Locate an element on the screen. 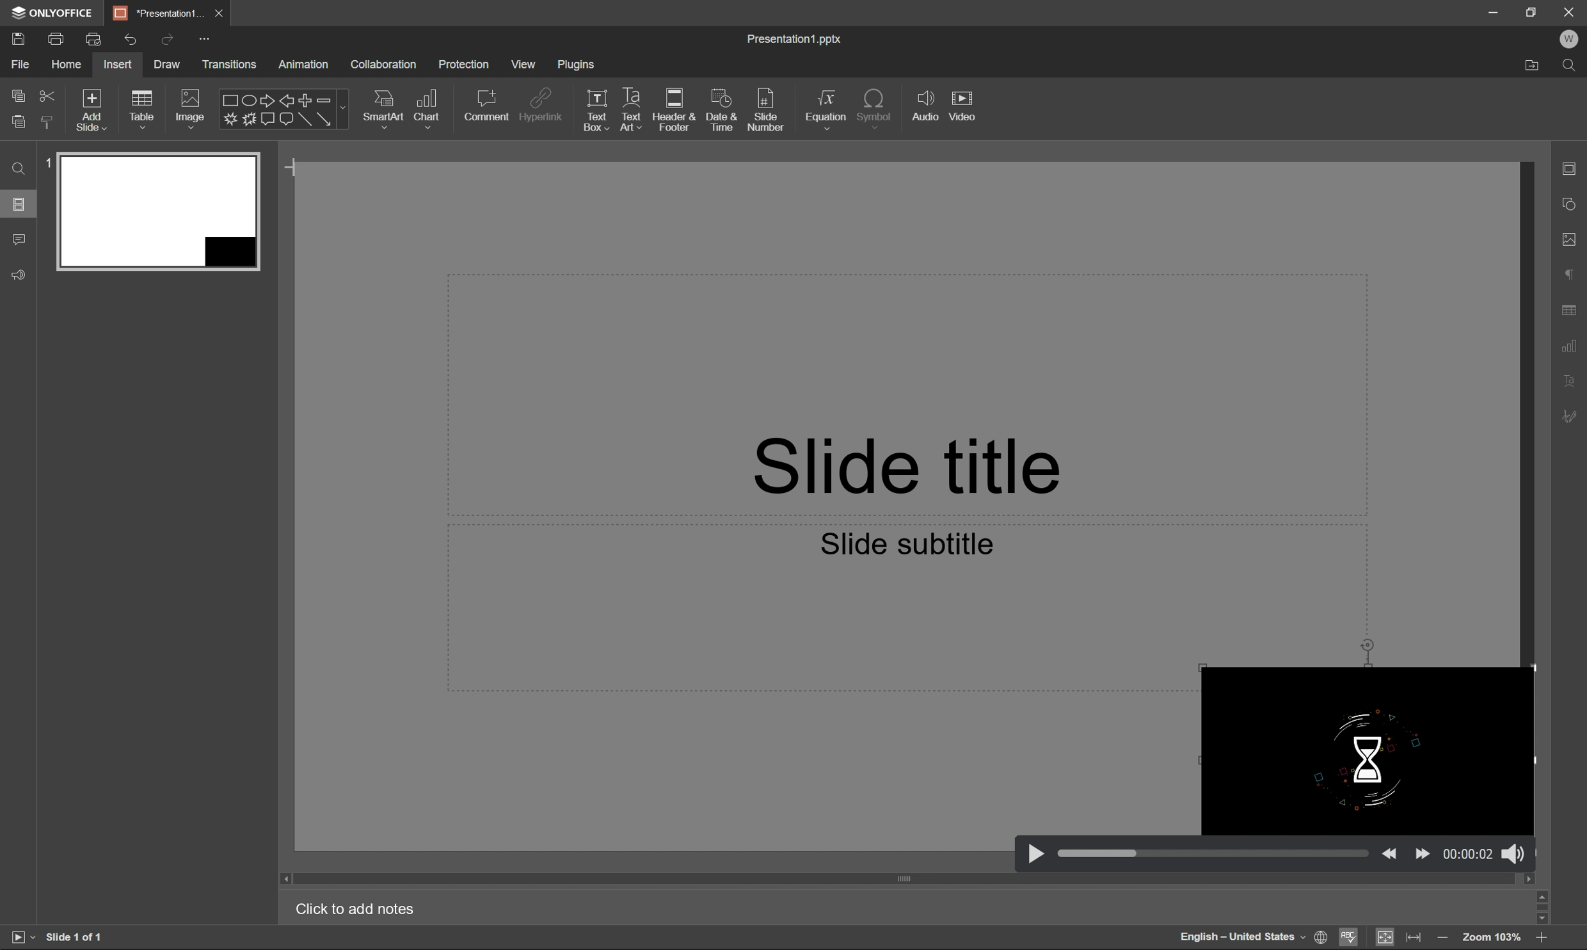 This screenshot has height=950, width=1587. video is located at coordinates (964, 106).